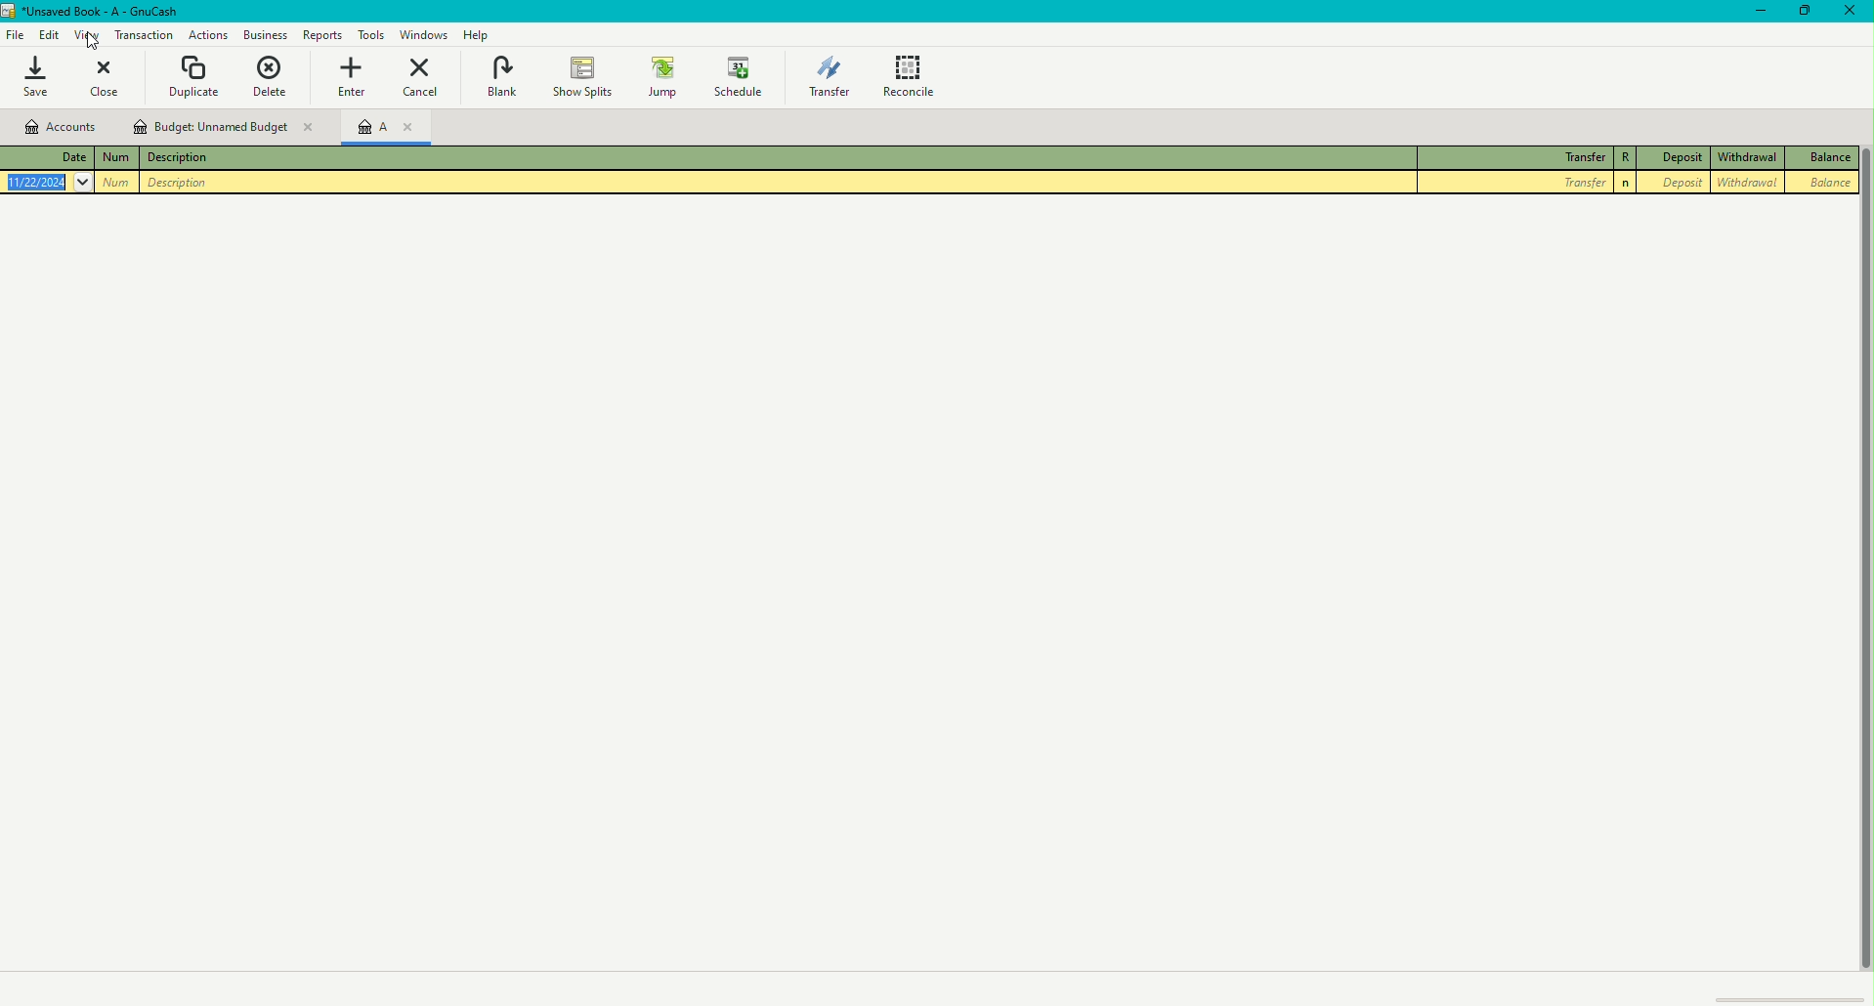  Describe the element at coordinates (1760, 17) in the screenshot. I see `Minimize` at that location.